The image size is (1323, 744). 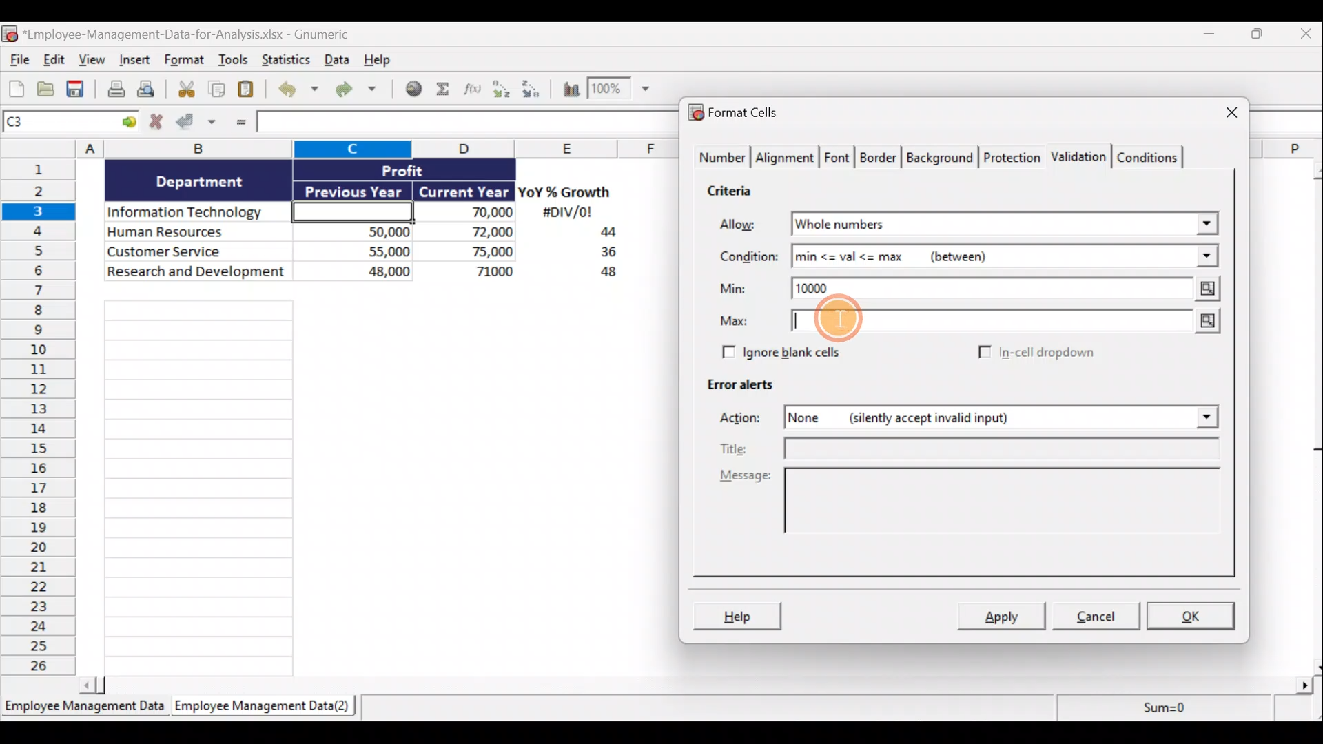 I want to click on Minimize, so click(x=1214, y=37).